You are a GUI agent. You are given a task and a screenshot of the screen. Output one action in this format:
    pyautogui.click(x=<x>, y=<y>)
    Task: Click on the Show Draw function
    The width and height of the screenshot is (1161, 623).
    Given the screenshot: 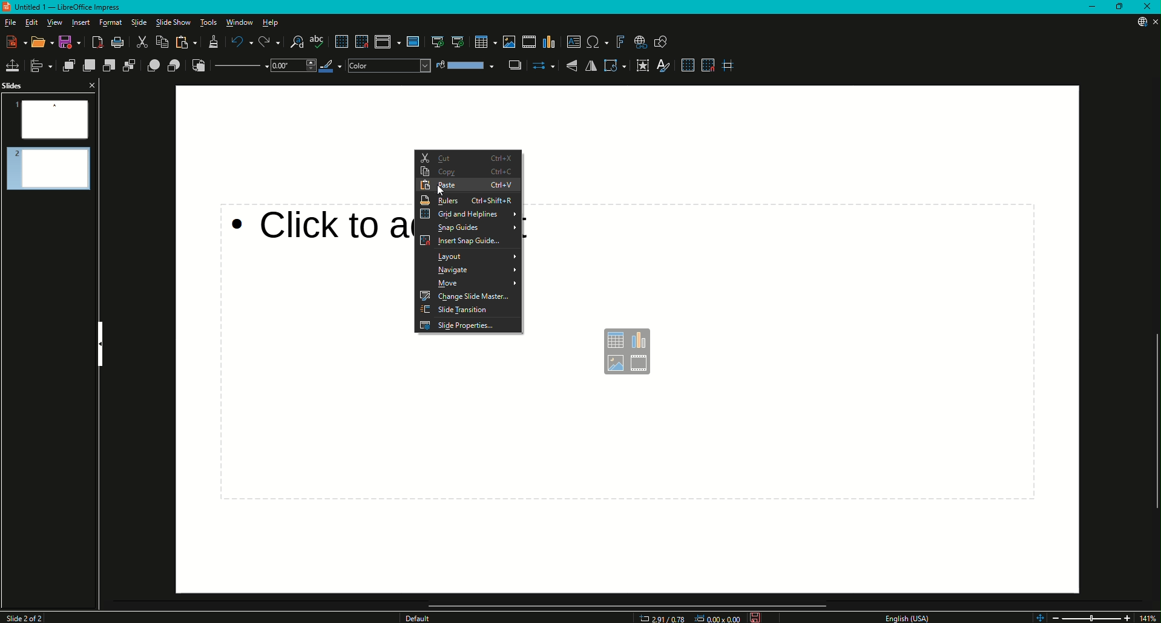 What is the action you would take?
    pyautogui.click(x=664, y=42)
    